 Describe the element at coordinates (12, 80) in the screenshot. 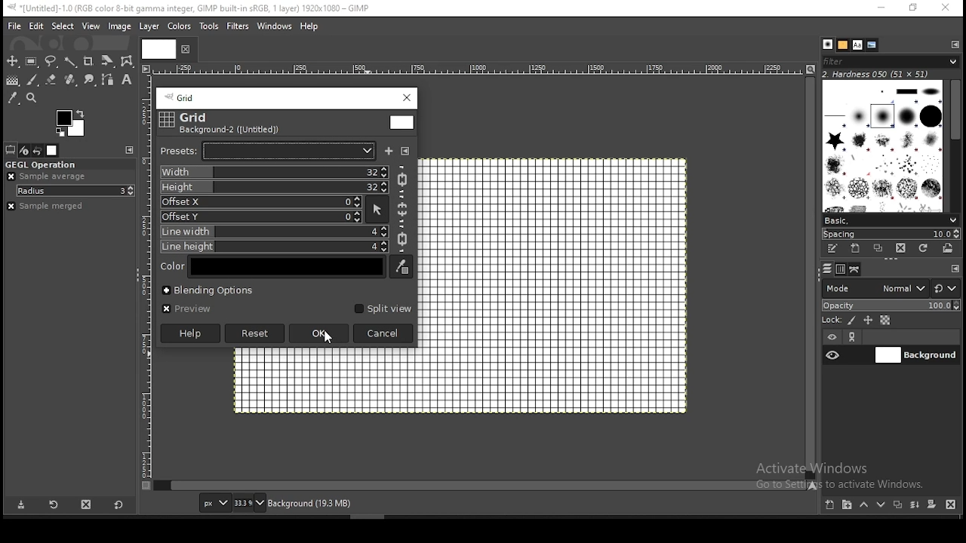

I see `gradient tool` at that location.